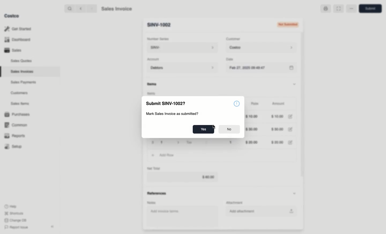  Describe the element at coordinates (22, 61) in the screenshot. I see `Sales Quotes` at that location.